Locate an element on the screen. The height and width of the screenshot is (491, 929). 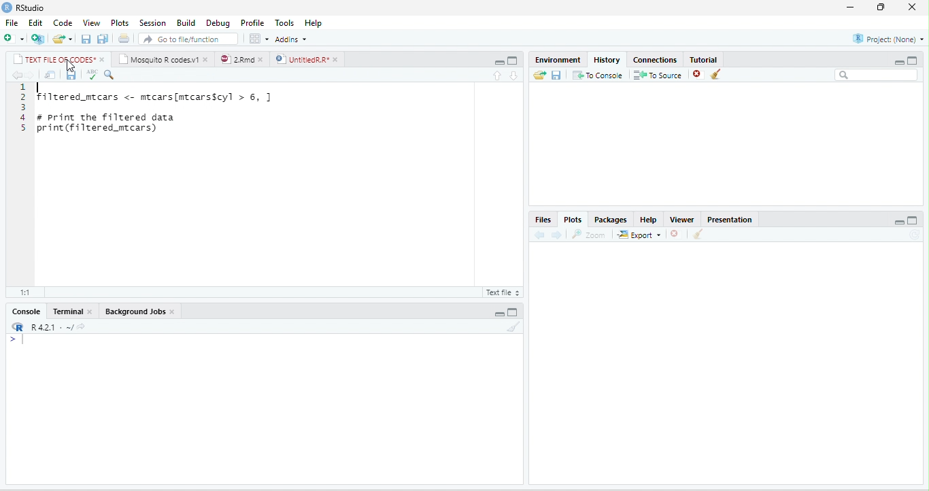
down is located at coordinates (515, 75).